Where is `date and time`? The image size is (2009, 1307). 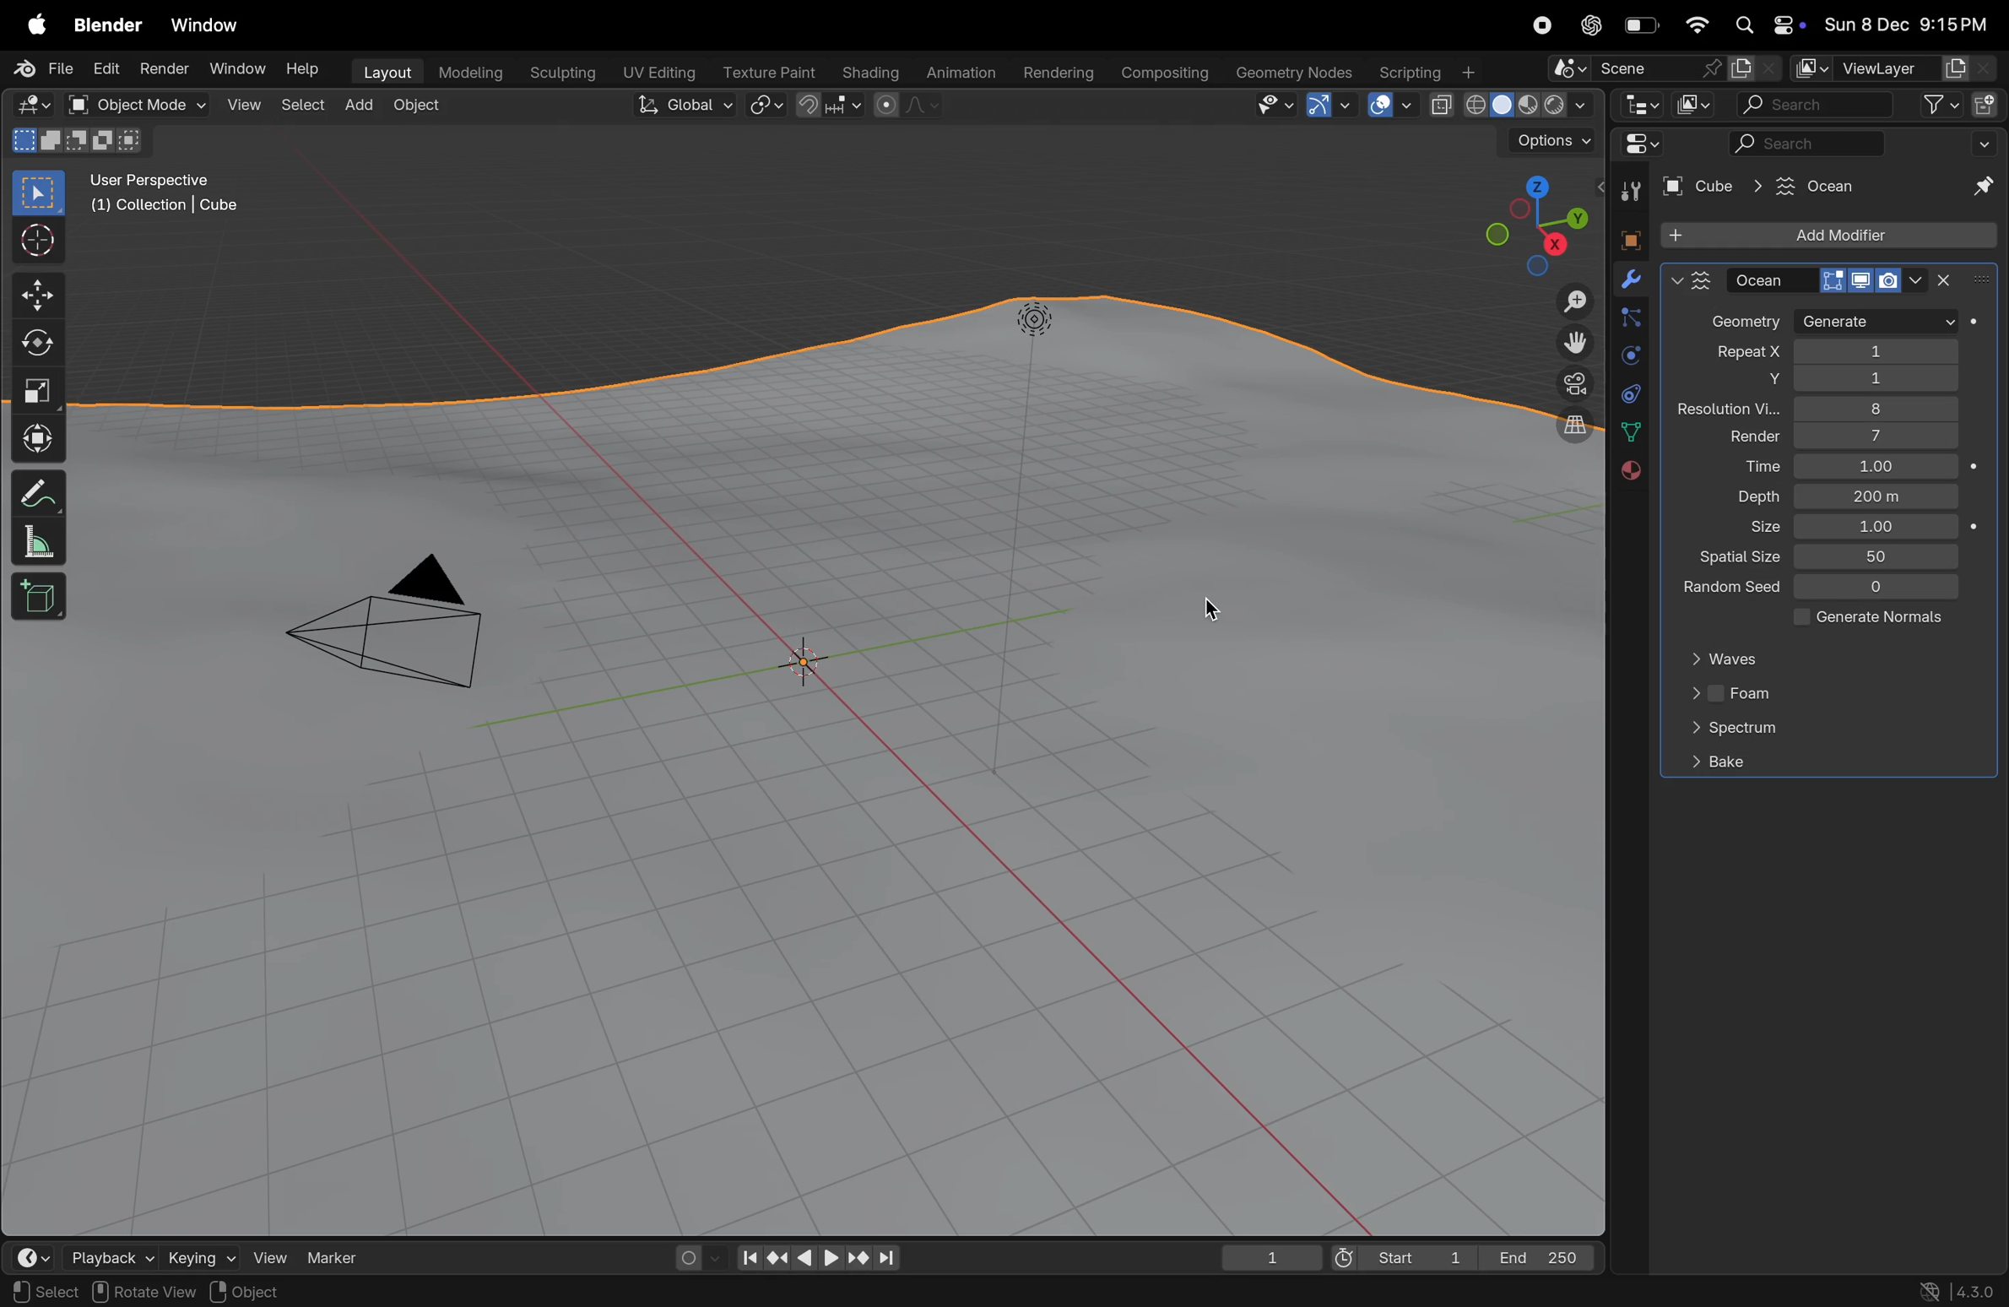
date and time is located at coordinates (1907, 27).